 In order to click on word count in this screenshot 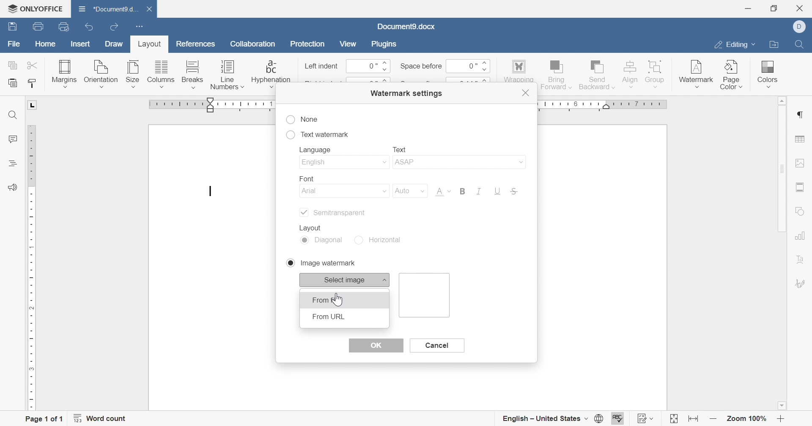, I will do `click(100, 418)`.